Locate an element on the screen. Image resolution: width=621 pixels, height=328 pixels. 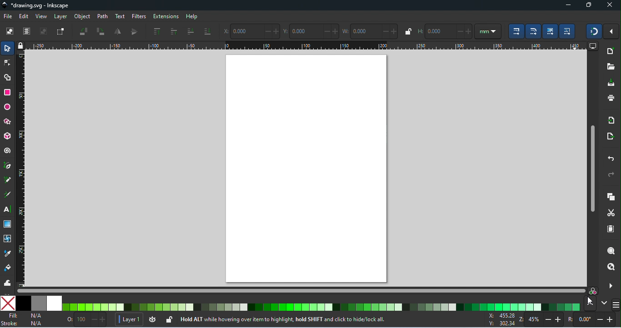
gradient is located at coordinates (8, 224).